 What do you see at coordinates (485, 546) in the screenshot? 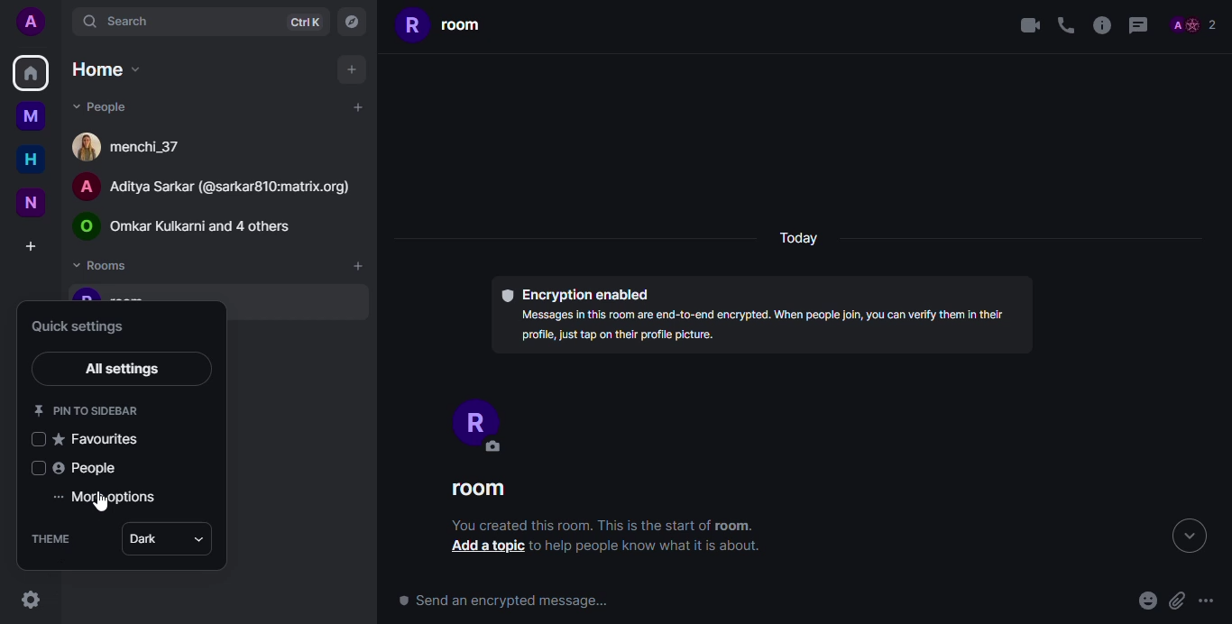
I see `add a topic` at bounding box center [485, 546].